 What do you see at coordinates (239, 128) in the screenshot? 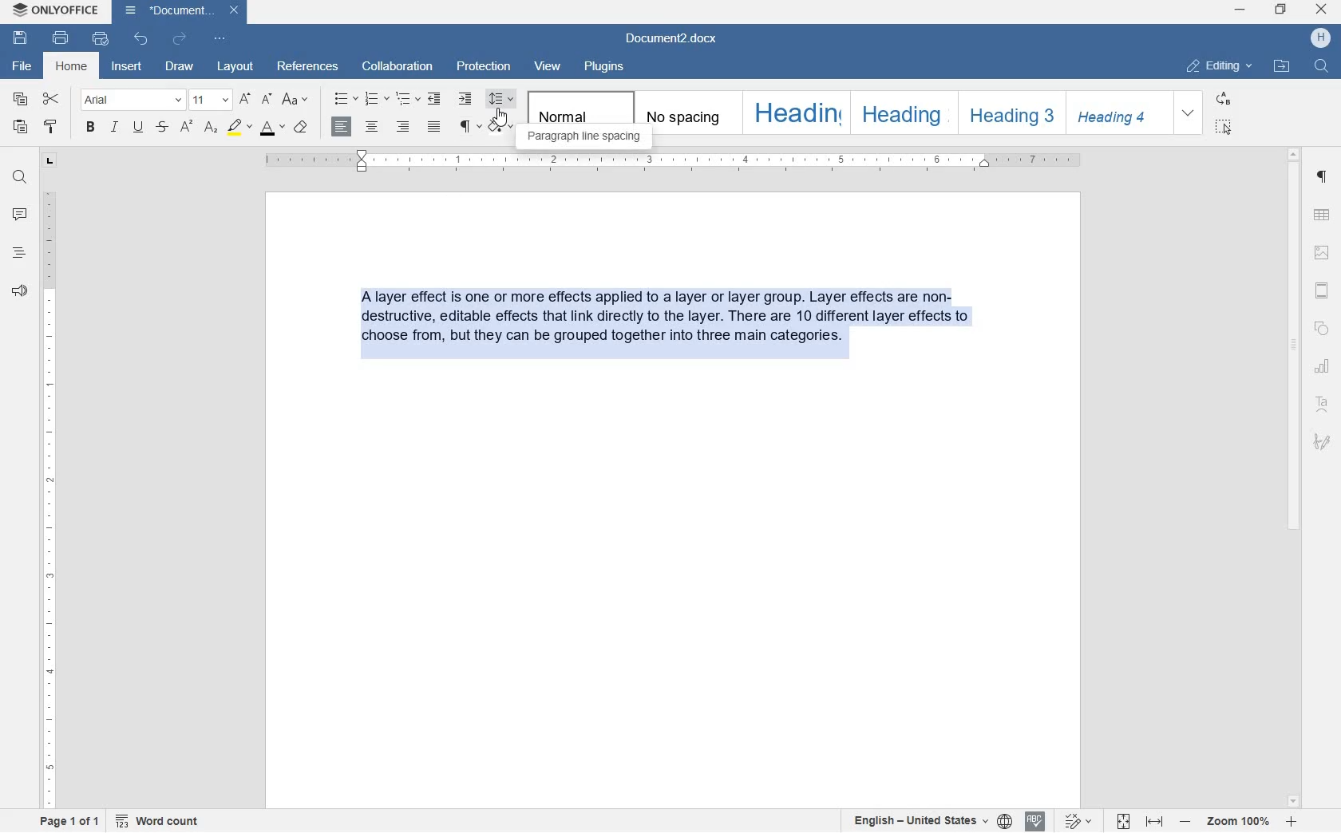
I see `highlight color` at bounding box center [239, 128].